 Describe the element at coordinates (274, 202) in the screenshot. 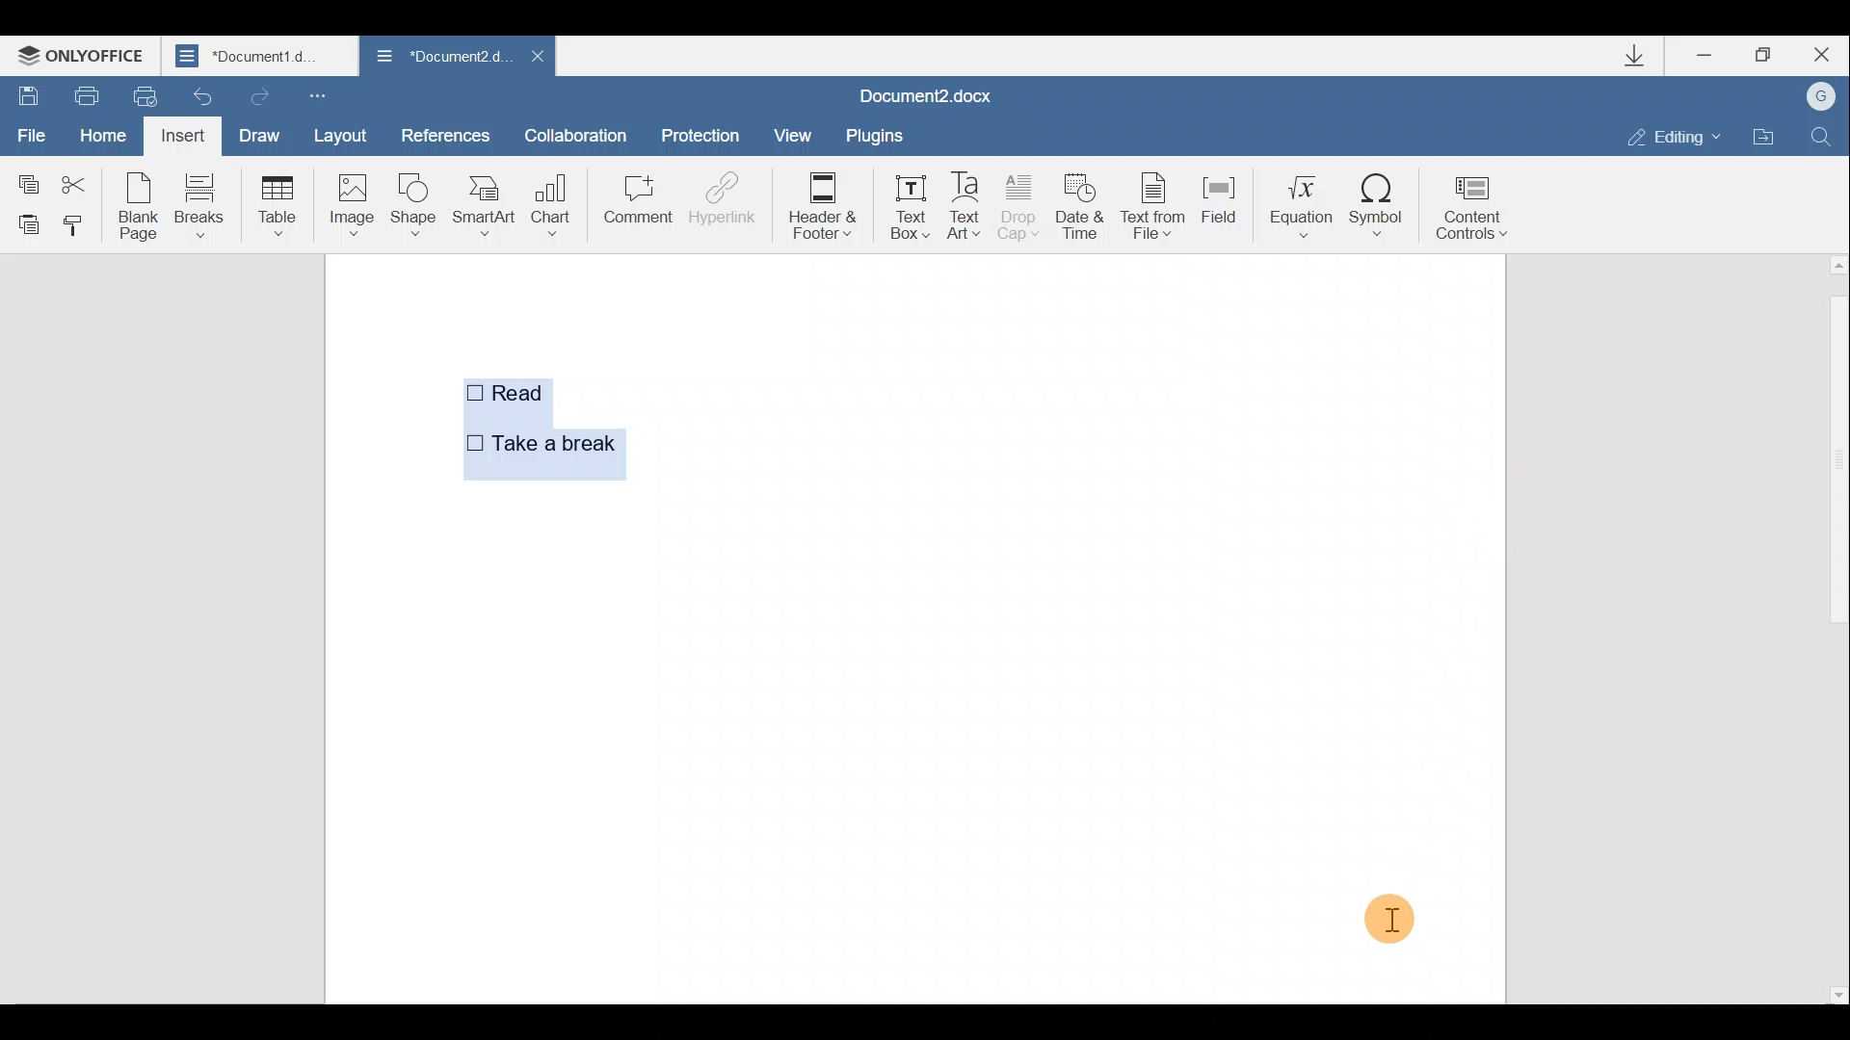

I see `Table` at that location.